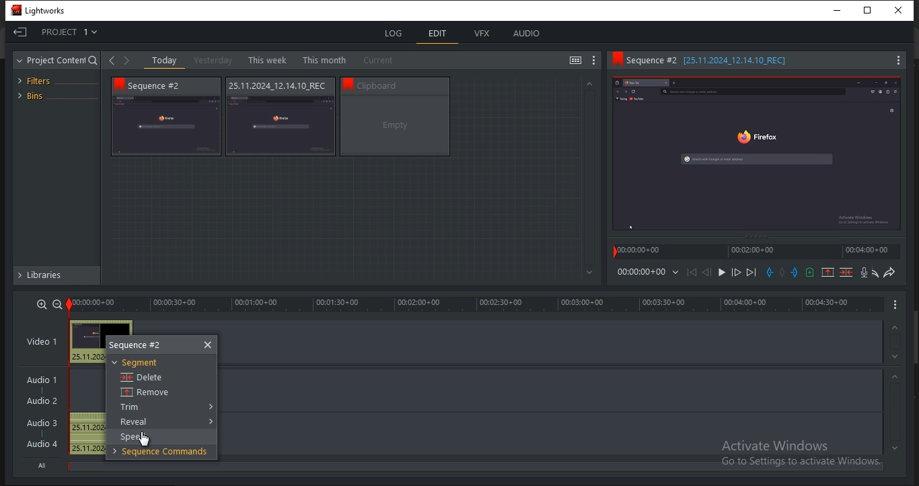  I want to click on Nudge one frame forward, so click(736, 273).